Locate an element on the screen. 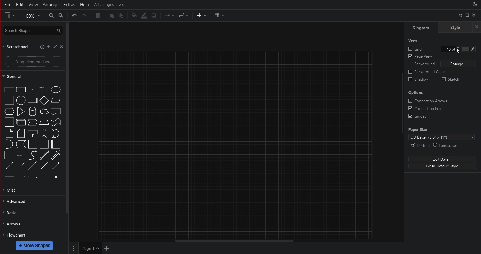 The image size is (481, 254). Send Front is located at coordinates (111, 16).